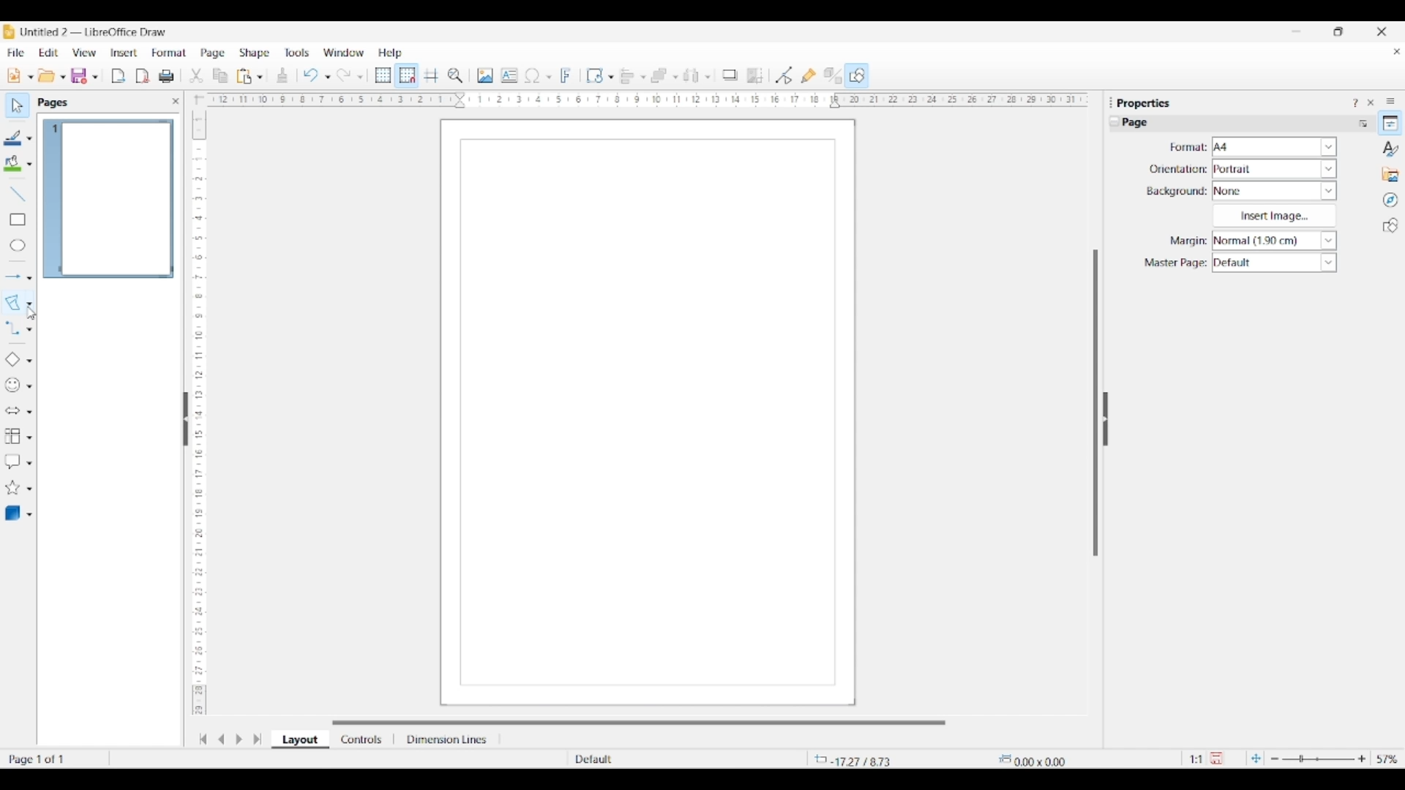 Image resolution: width=1405 pixels, height=790 pixels. What do you see at coordinates (643, 78) in the screenshot?
I see `Align object options` at bounding box center [643, 78].